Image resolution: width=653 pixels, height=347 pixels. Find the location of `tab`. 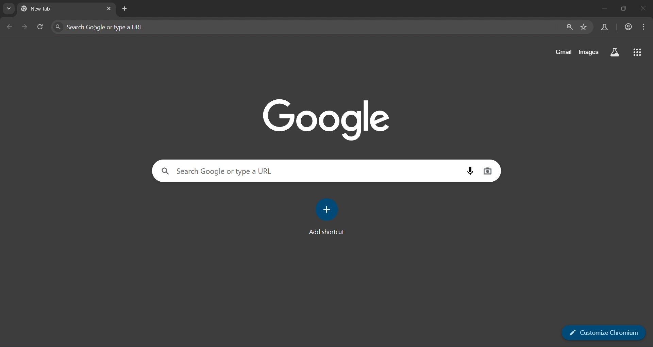

tab is located at coordinates (50, 9).